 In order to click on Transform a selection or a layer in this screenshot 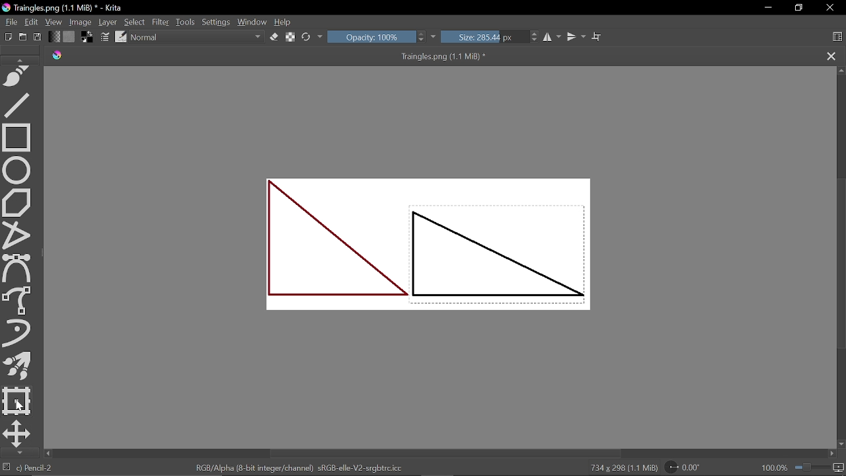, I will do `click(18, 401)`.